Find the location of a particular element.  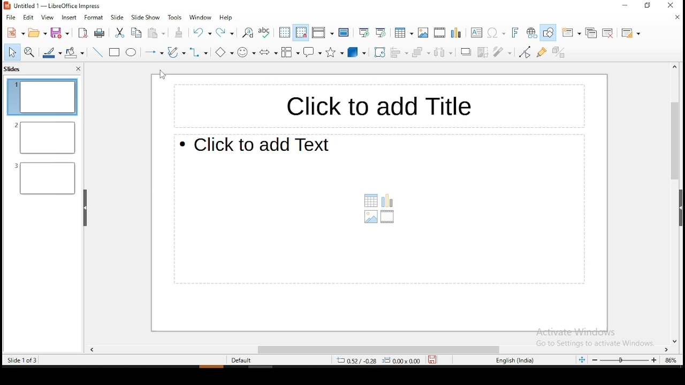

print is located at coordinates (99, 33).